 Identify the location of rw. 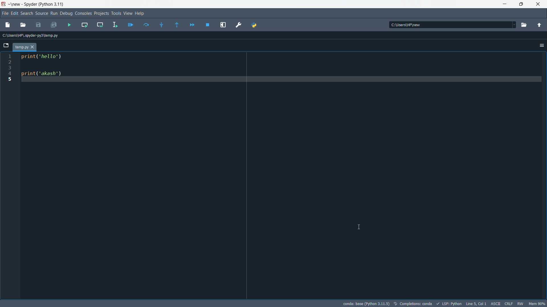
(521, 304).